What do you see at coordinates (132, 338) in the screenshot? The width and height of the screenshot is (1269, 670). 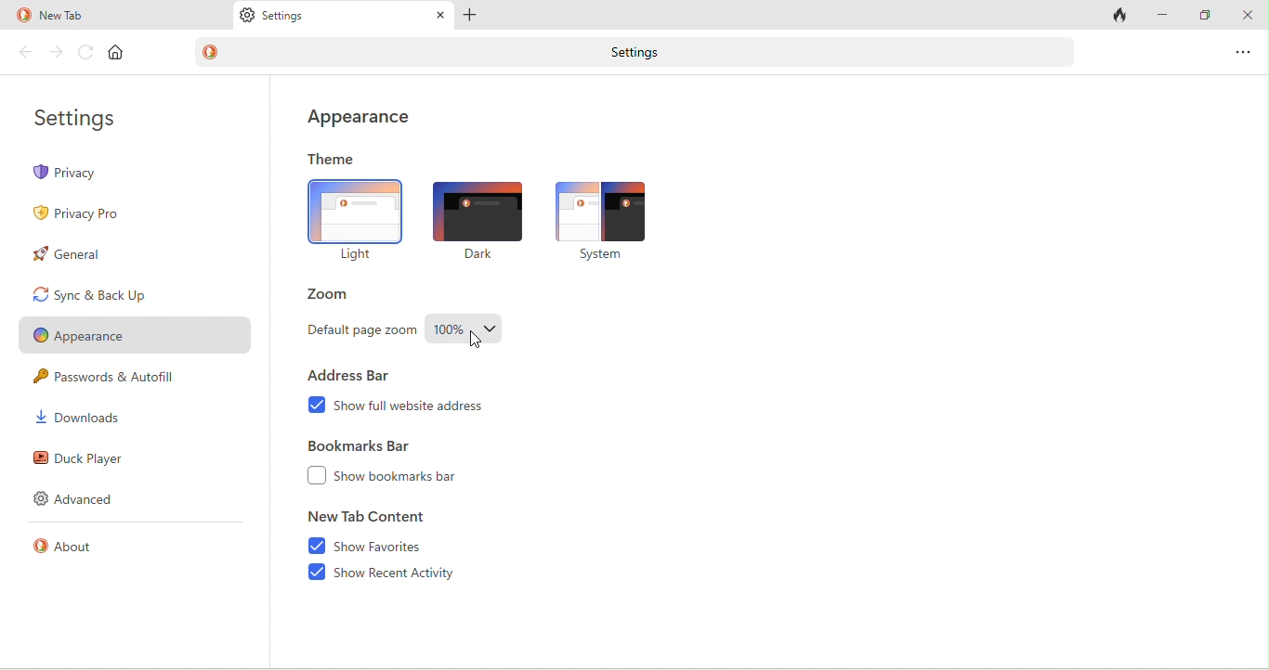 I see `appearance` at bounding box center [132, 338].